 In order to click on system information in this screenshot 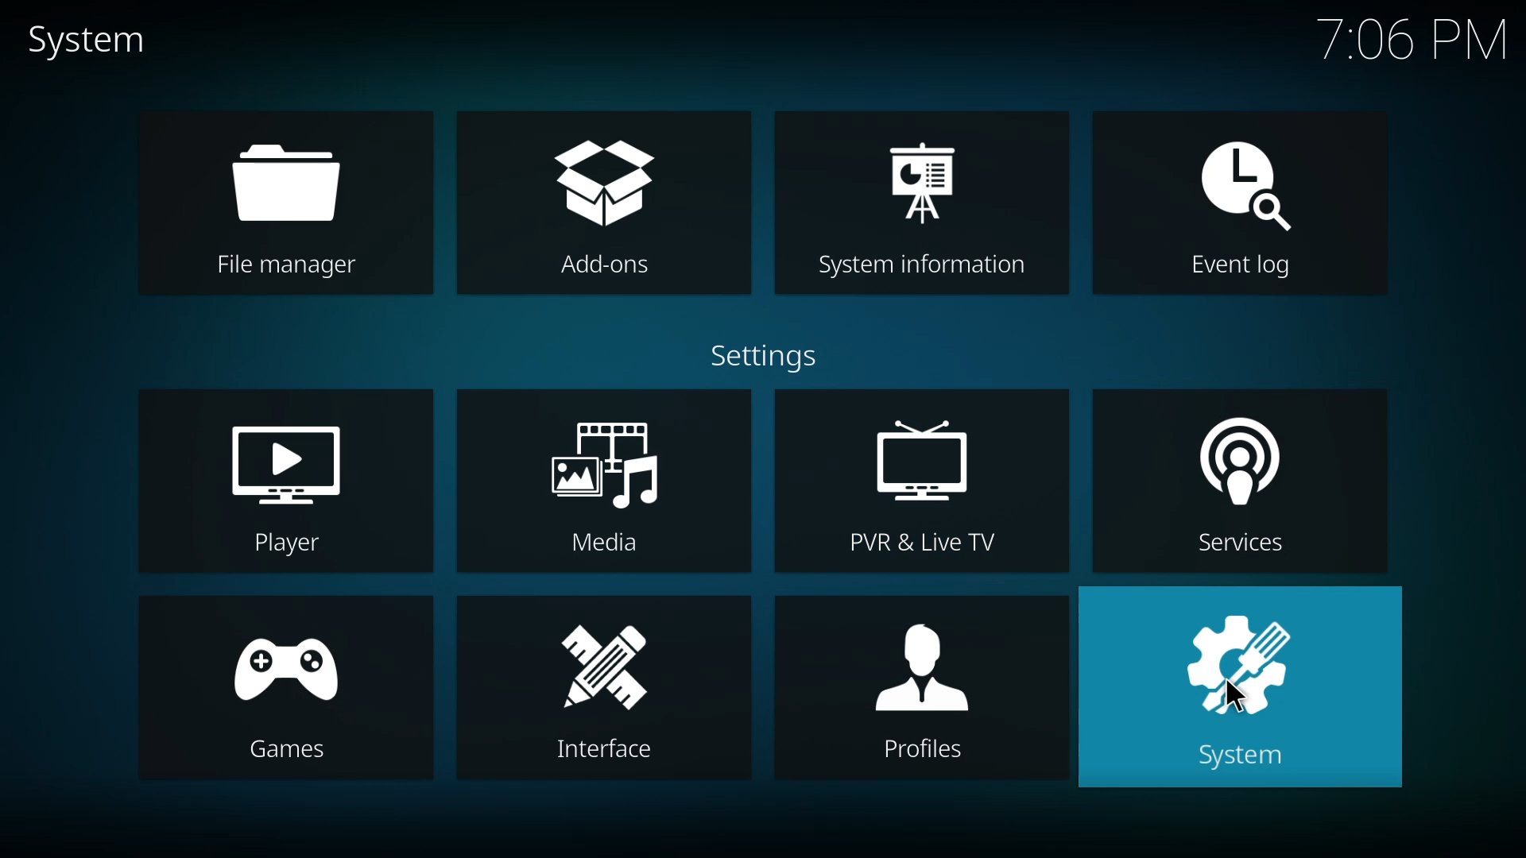, I will do `click(927, 201)`.